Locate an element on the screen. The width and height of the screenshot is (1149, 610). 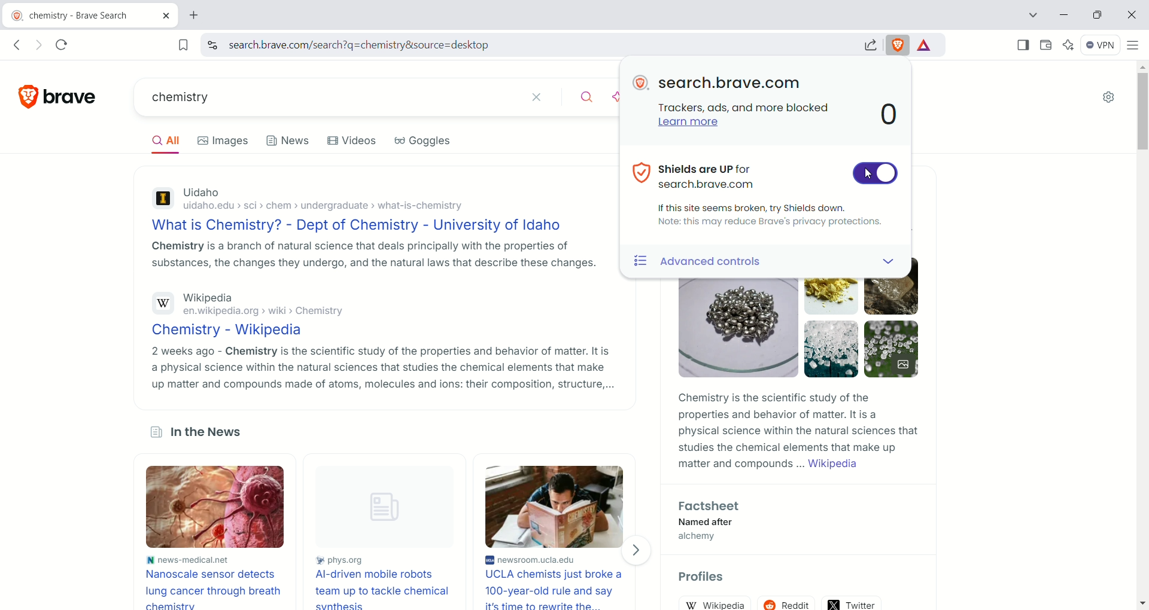
new tab is located at coordinates (200, 15).